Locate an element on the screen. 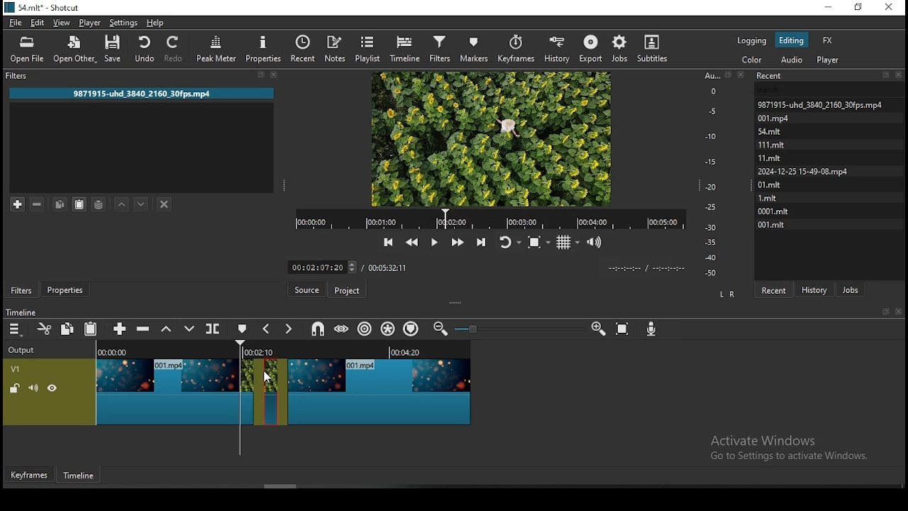 The image size is (908, 511). timeline menu is located at coordinates (16, 330).